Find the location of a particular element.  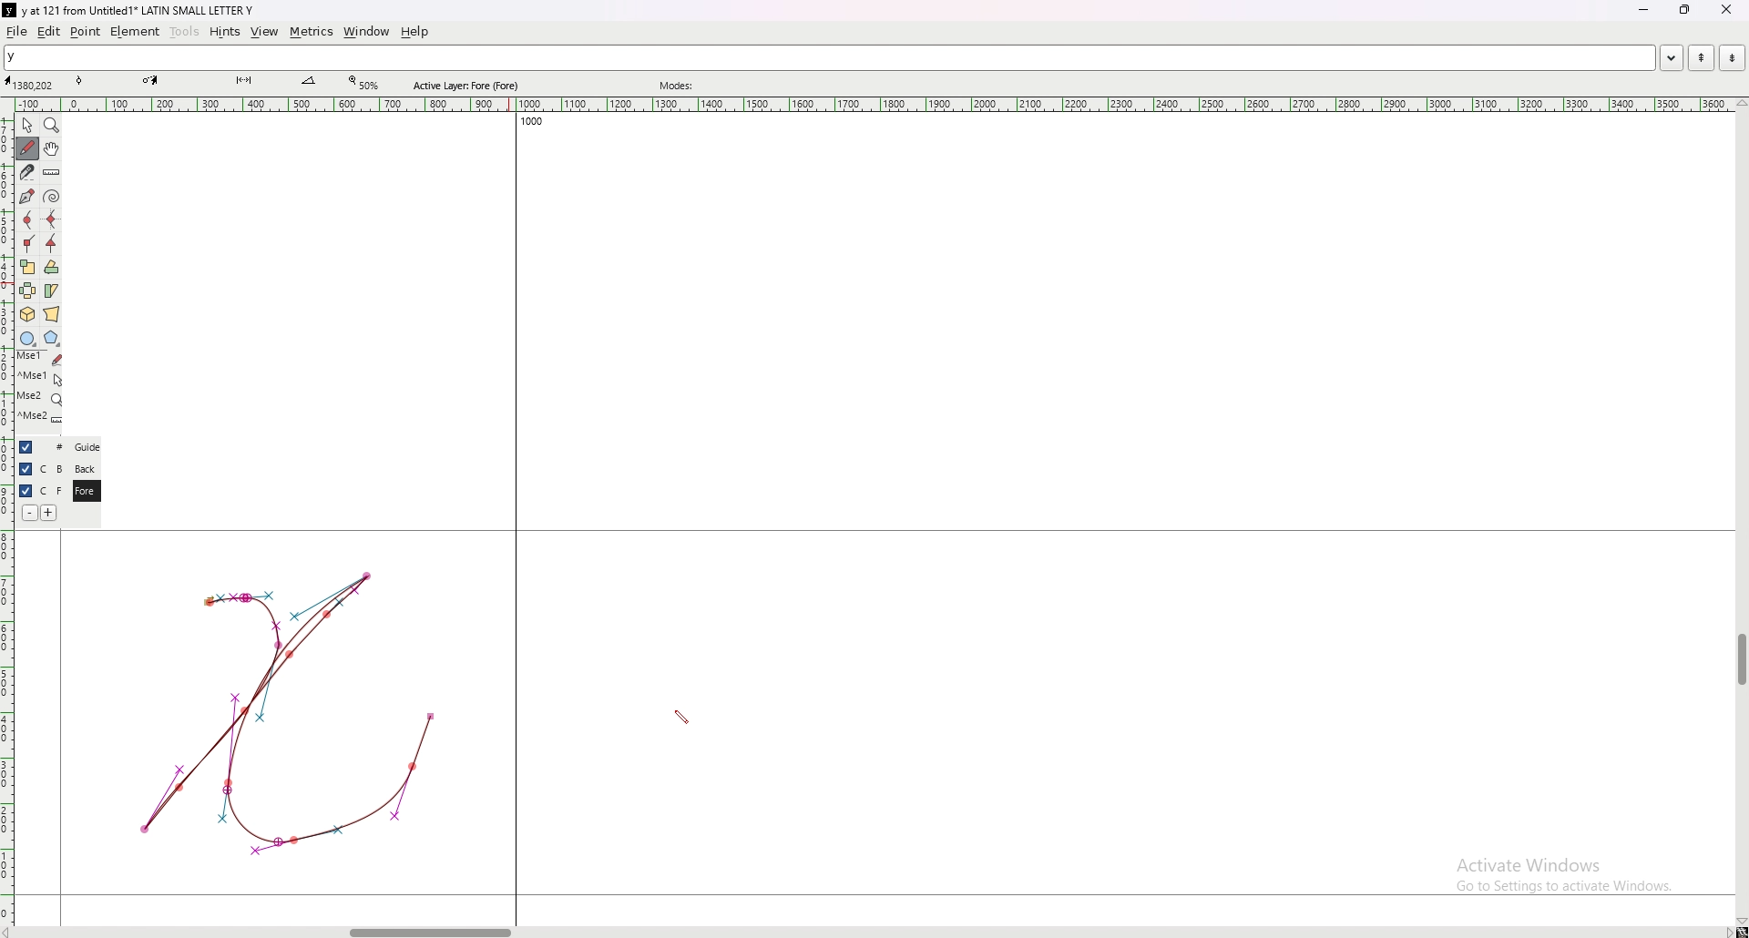

flip the selection is located at coordinates (28, 291).